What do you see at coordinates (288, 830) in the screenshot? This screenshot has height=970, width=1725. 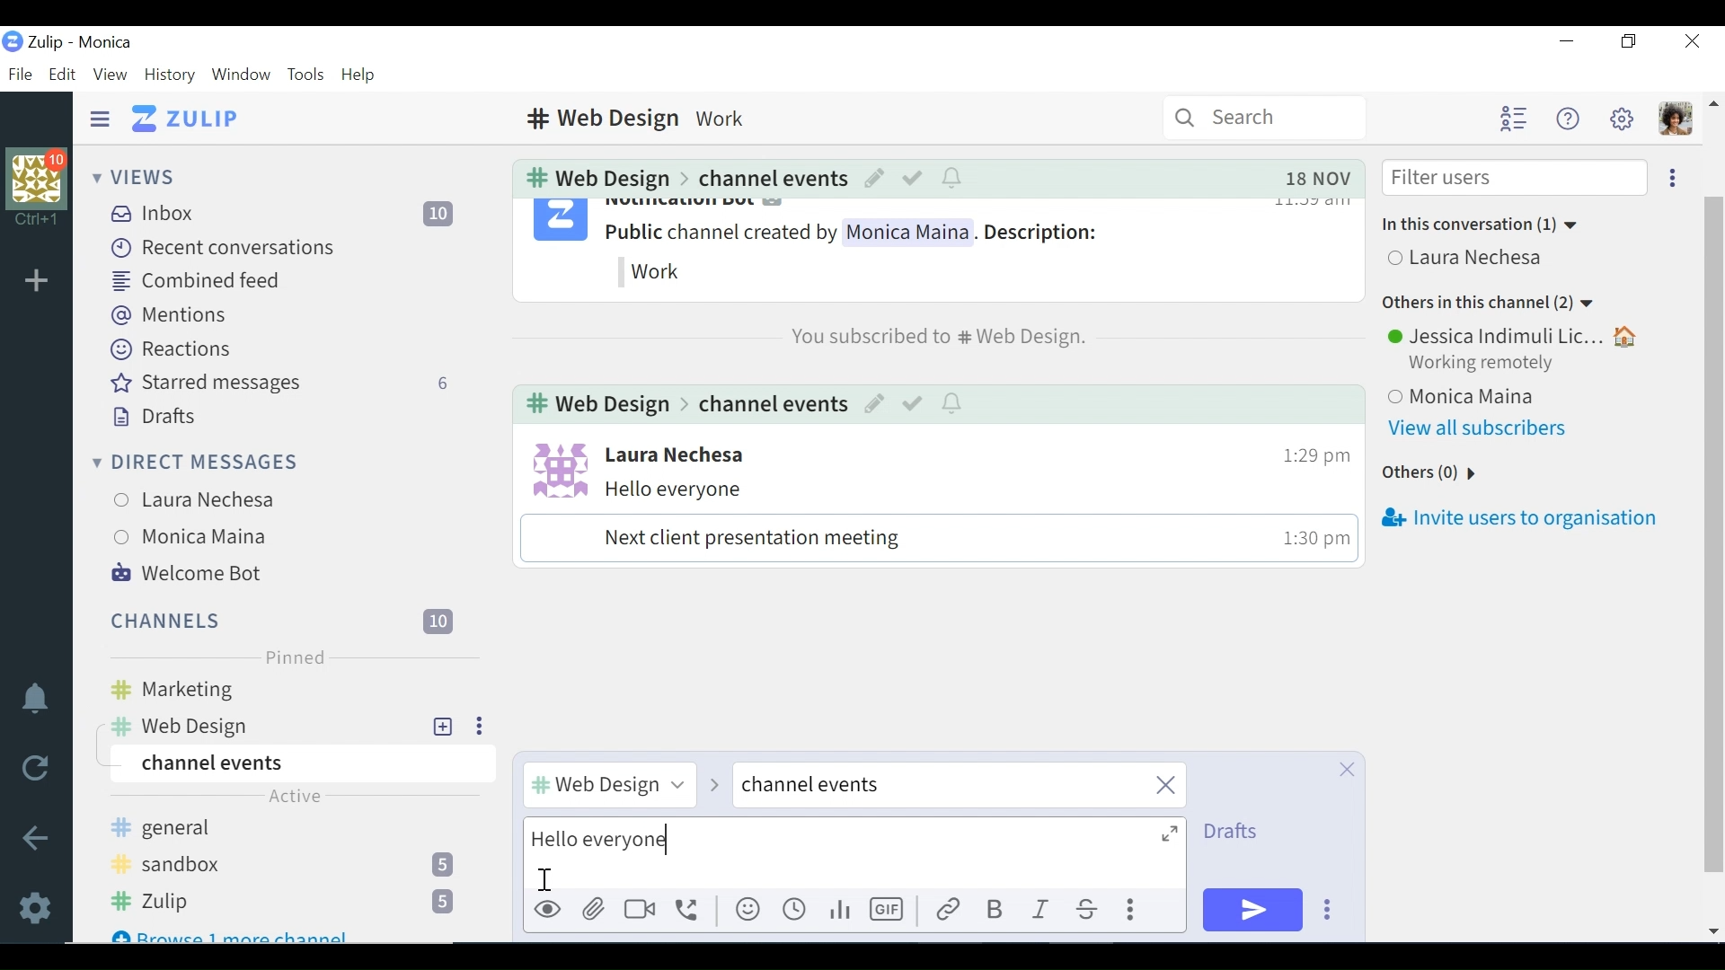 I see `general Channel` at bounding box center [288, 830].